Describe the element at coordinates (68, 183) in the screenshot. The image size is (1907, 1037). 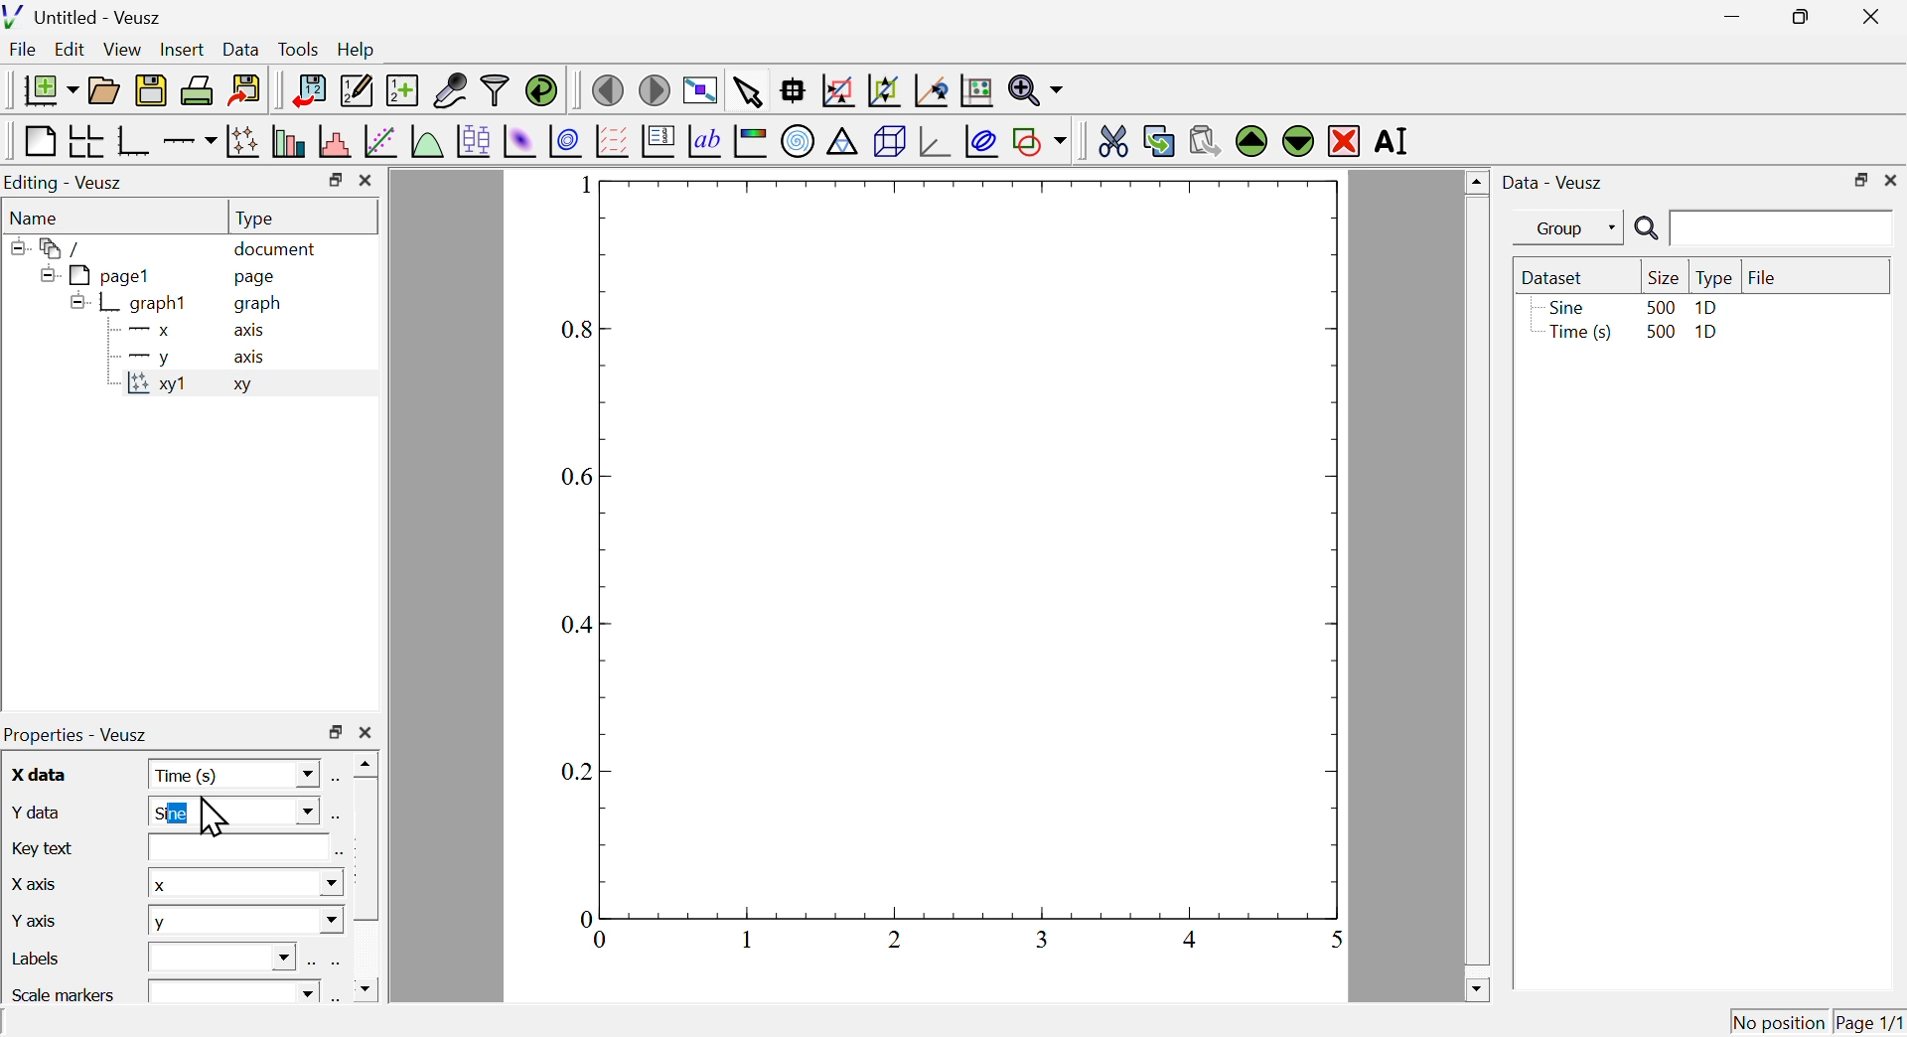
I see `Editing Veusz` at that location.